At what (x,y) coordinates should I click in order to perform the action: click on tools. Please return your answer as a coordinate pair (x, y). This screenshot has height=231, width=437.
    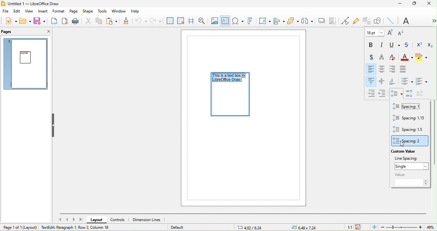
    Looking at the image, I should click on (102, 12).